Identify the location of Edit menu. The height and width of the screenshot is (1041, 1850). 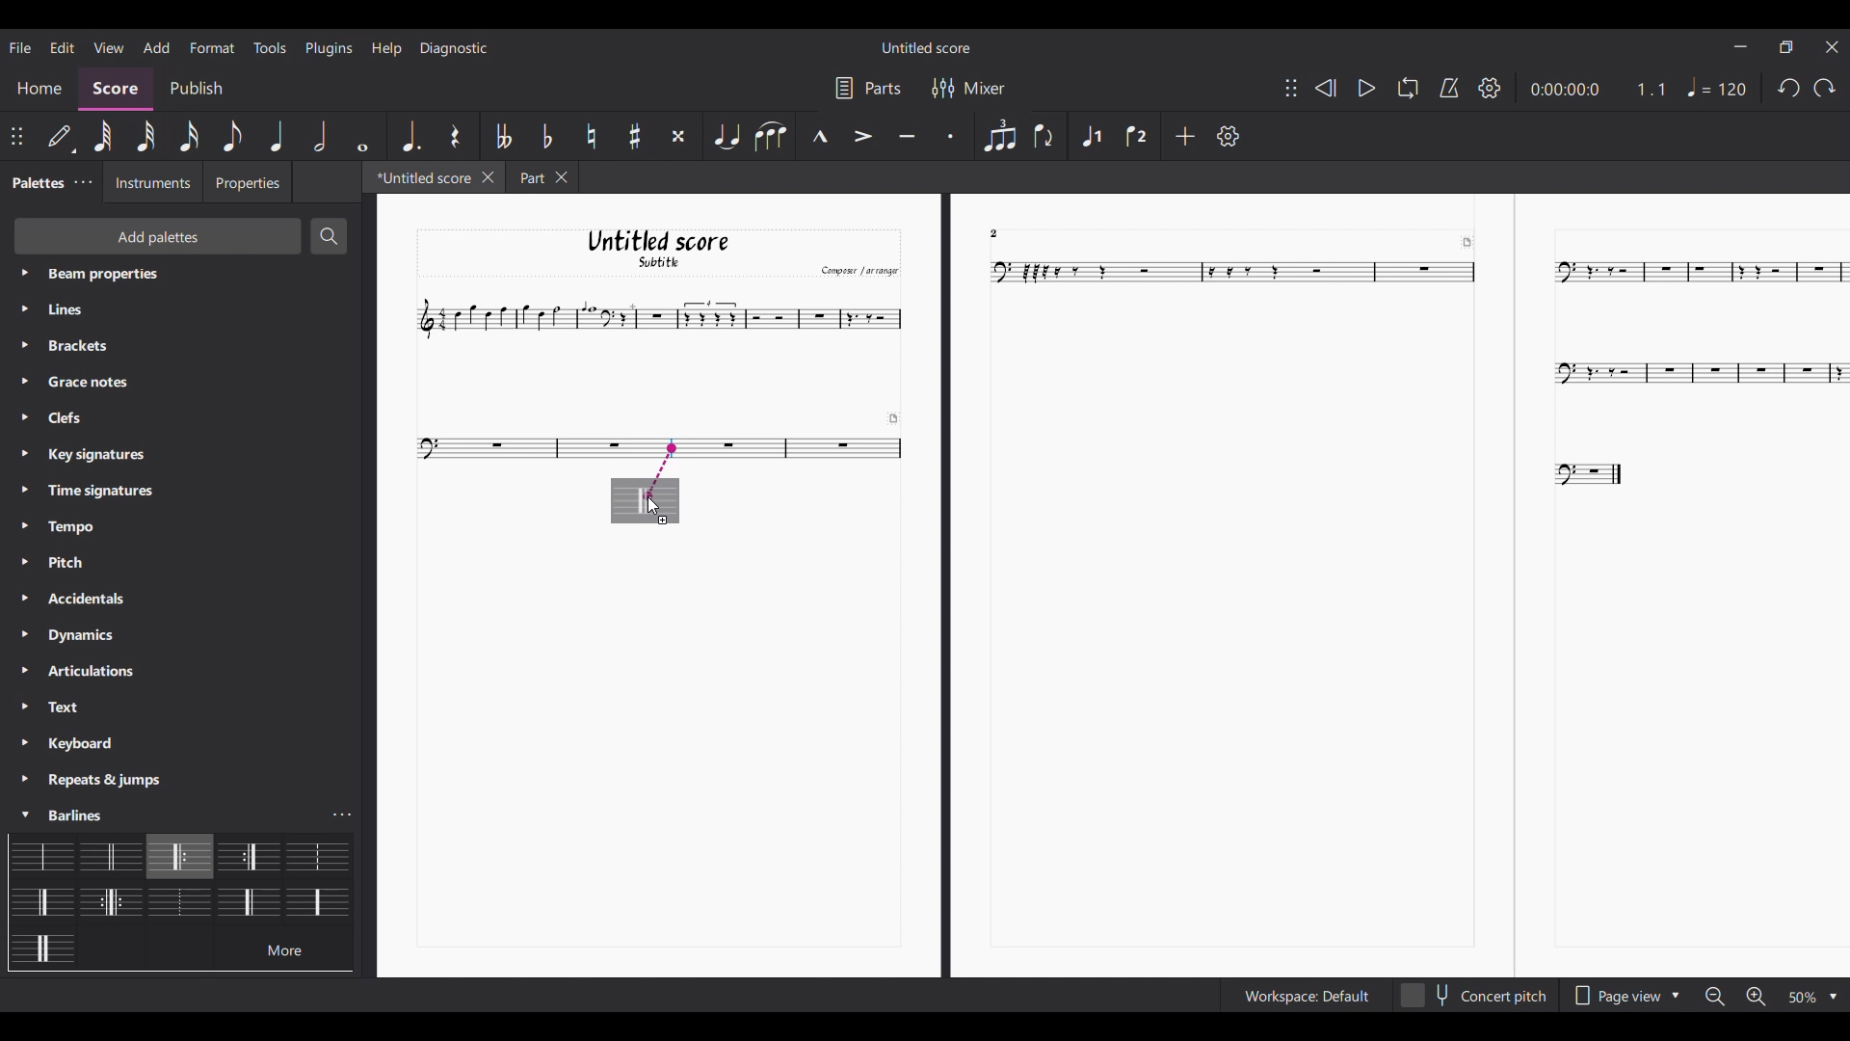
(63, 47).